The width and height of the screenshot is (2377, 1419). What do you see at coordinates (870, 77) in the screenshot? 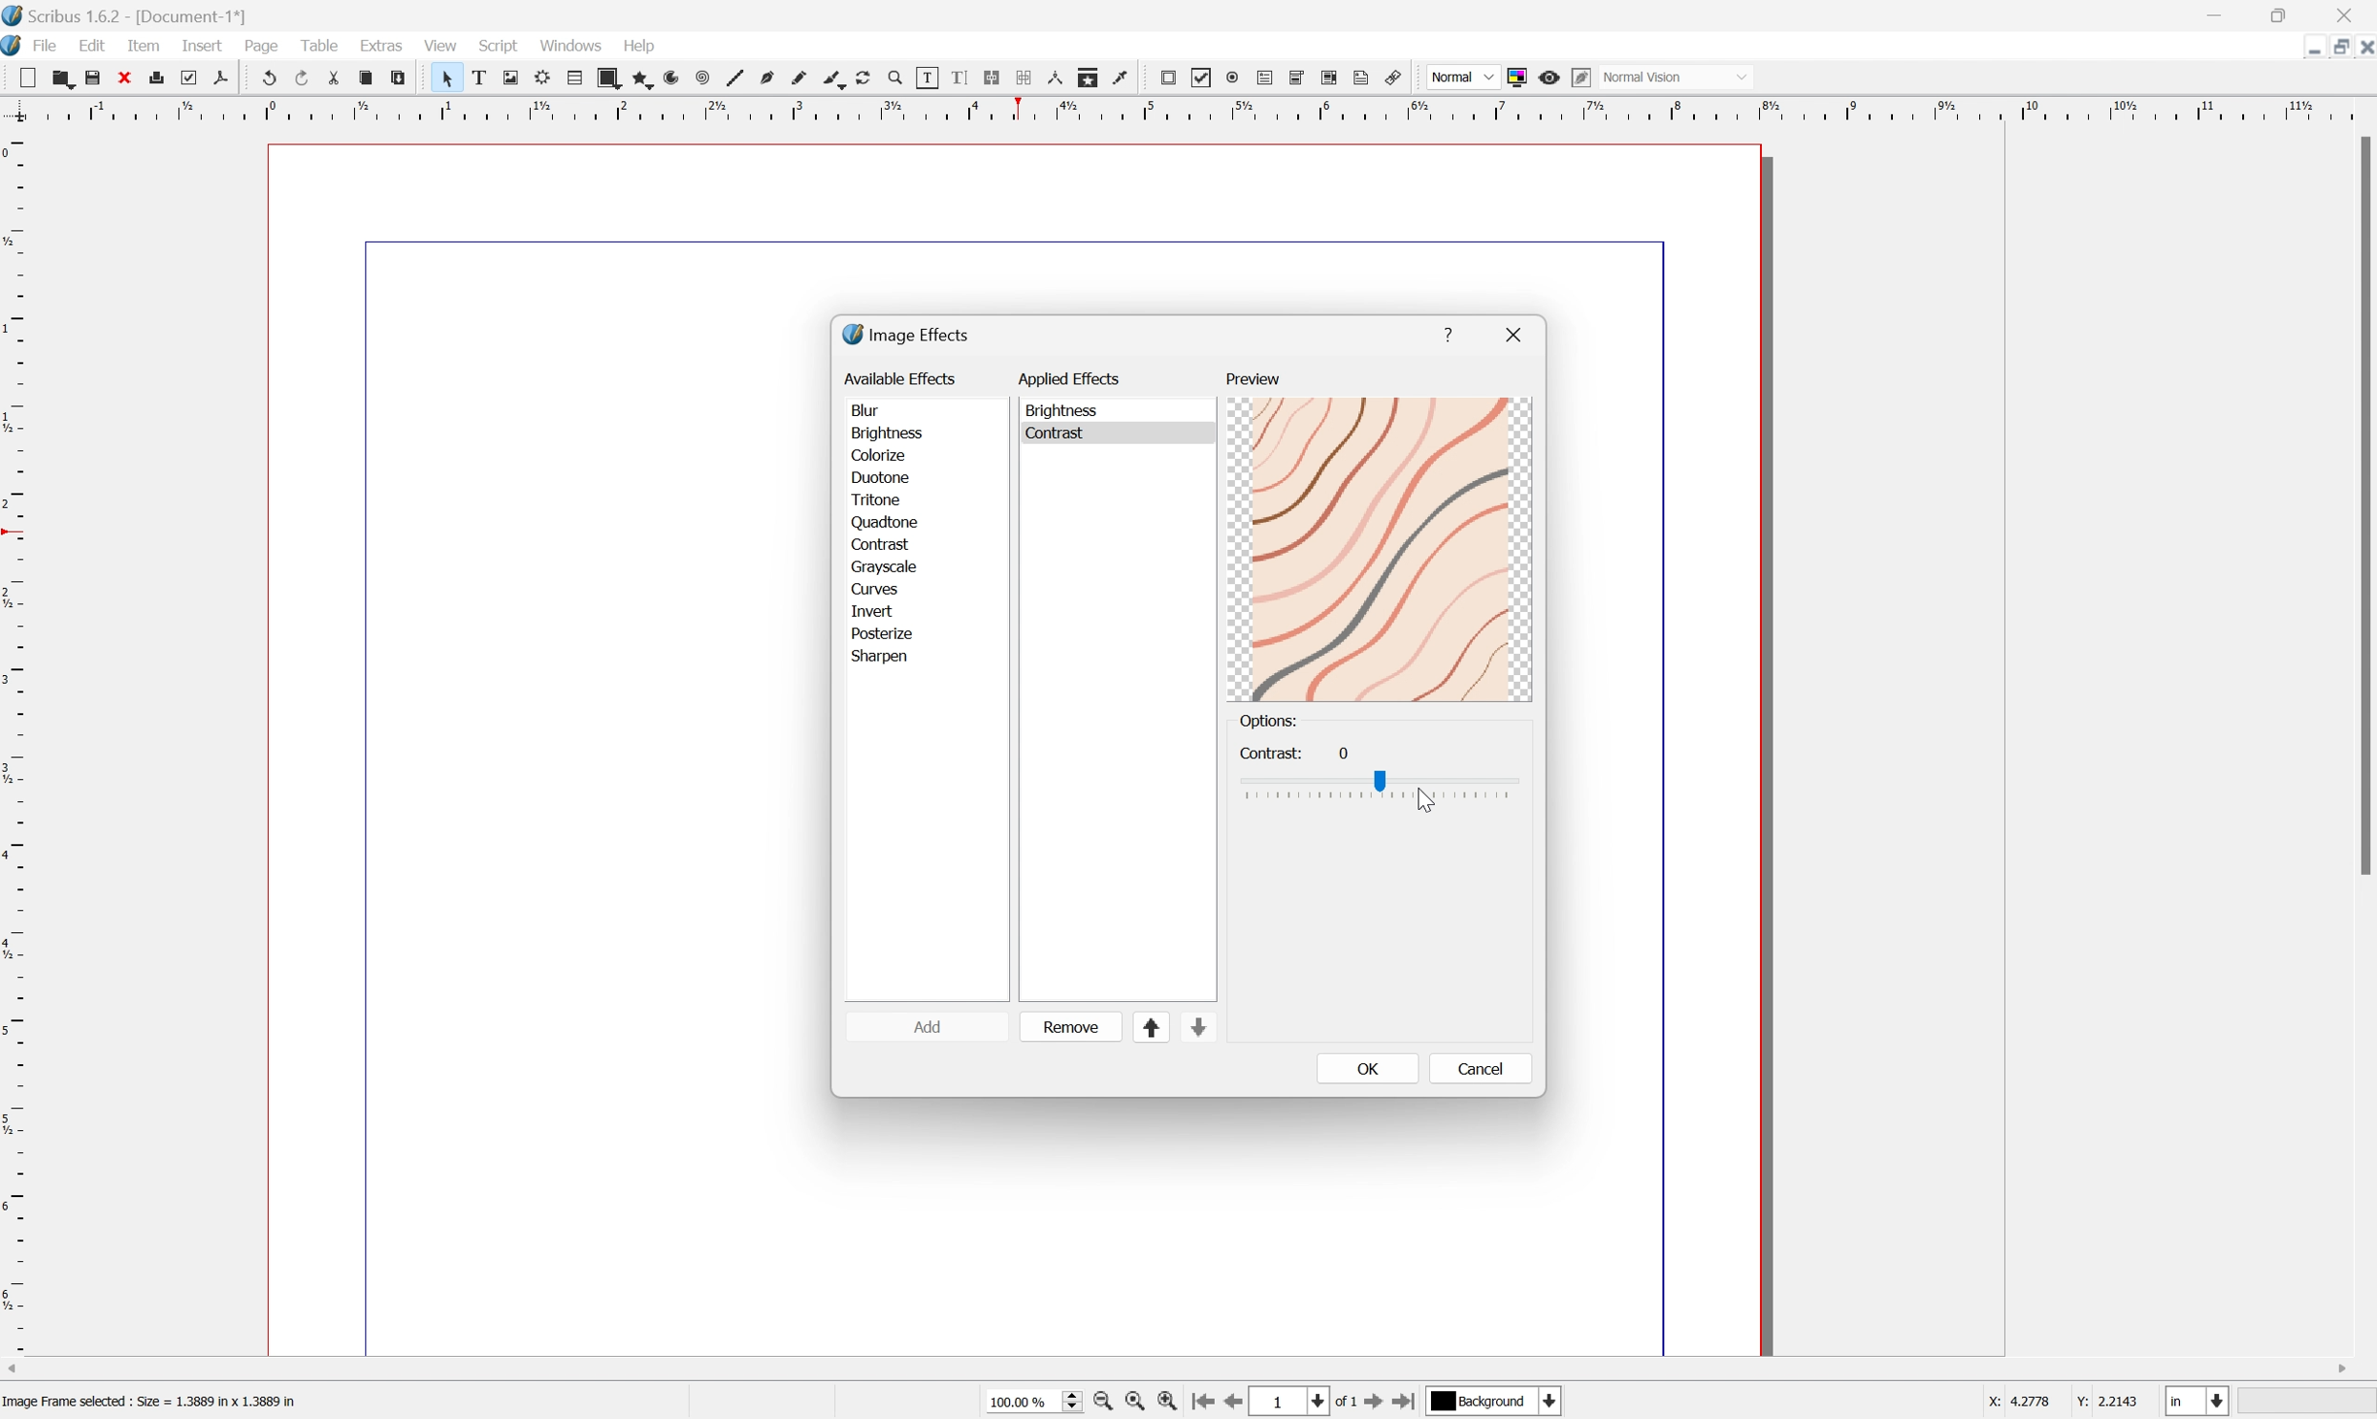
I see `Rotate item` at bounding box center [870, 77].